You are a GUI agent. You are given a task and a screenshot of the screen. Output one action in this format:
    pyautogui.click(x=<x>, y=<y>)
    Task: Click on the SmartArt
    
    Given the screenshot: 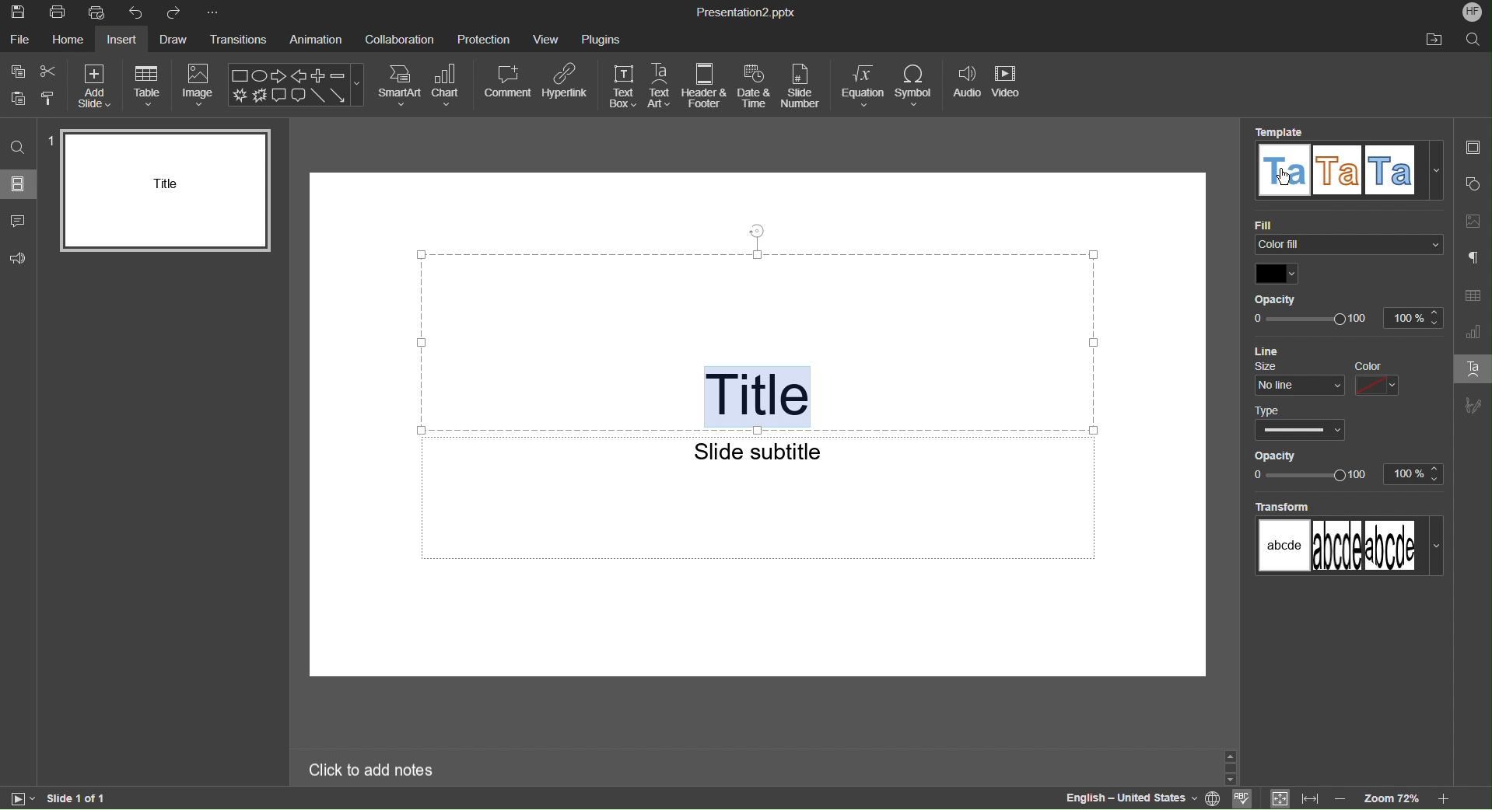 What is the action you would take?
    pyautogui.click(x=400, y=85)
    